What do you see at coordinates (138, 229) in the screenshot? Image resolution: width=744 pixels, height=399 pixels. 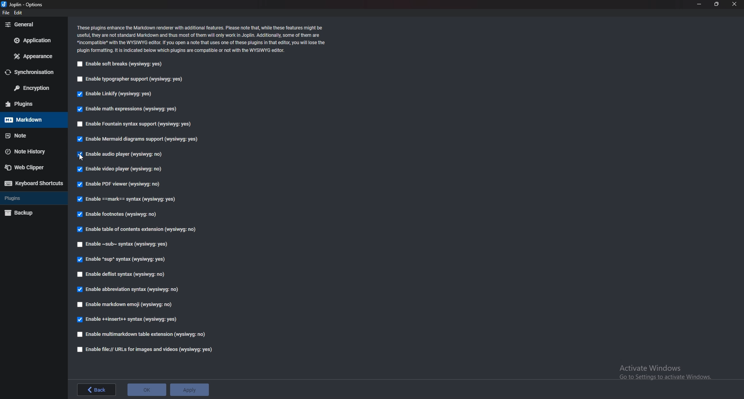 I see `Enable table of contents extension` at bounding box center [138, 229].